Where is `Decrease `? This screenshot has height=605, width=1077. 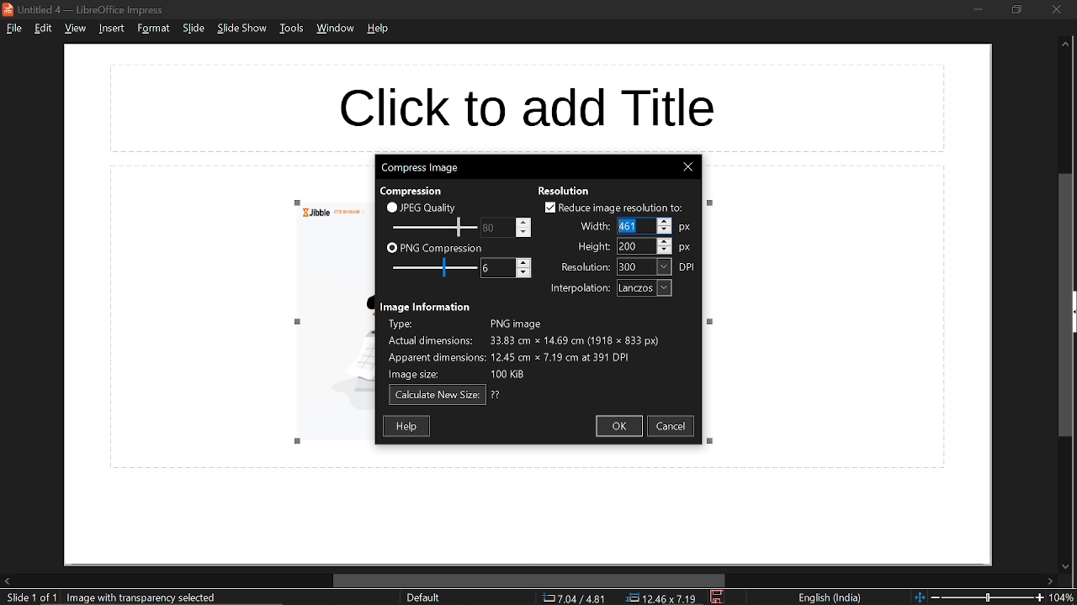
Decrease  is located at coordinates (666, 250).